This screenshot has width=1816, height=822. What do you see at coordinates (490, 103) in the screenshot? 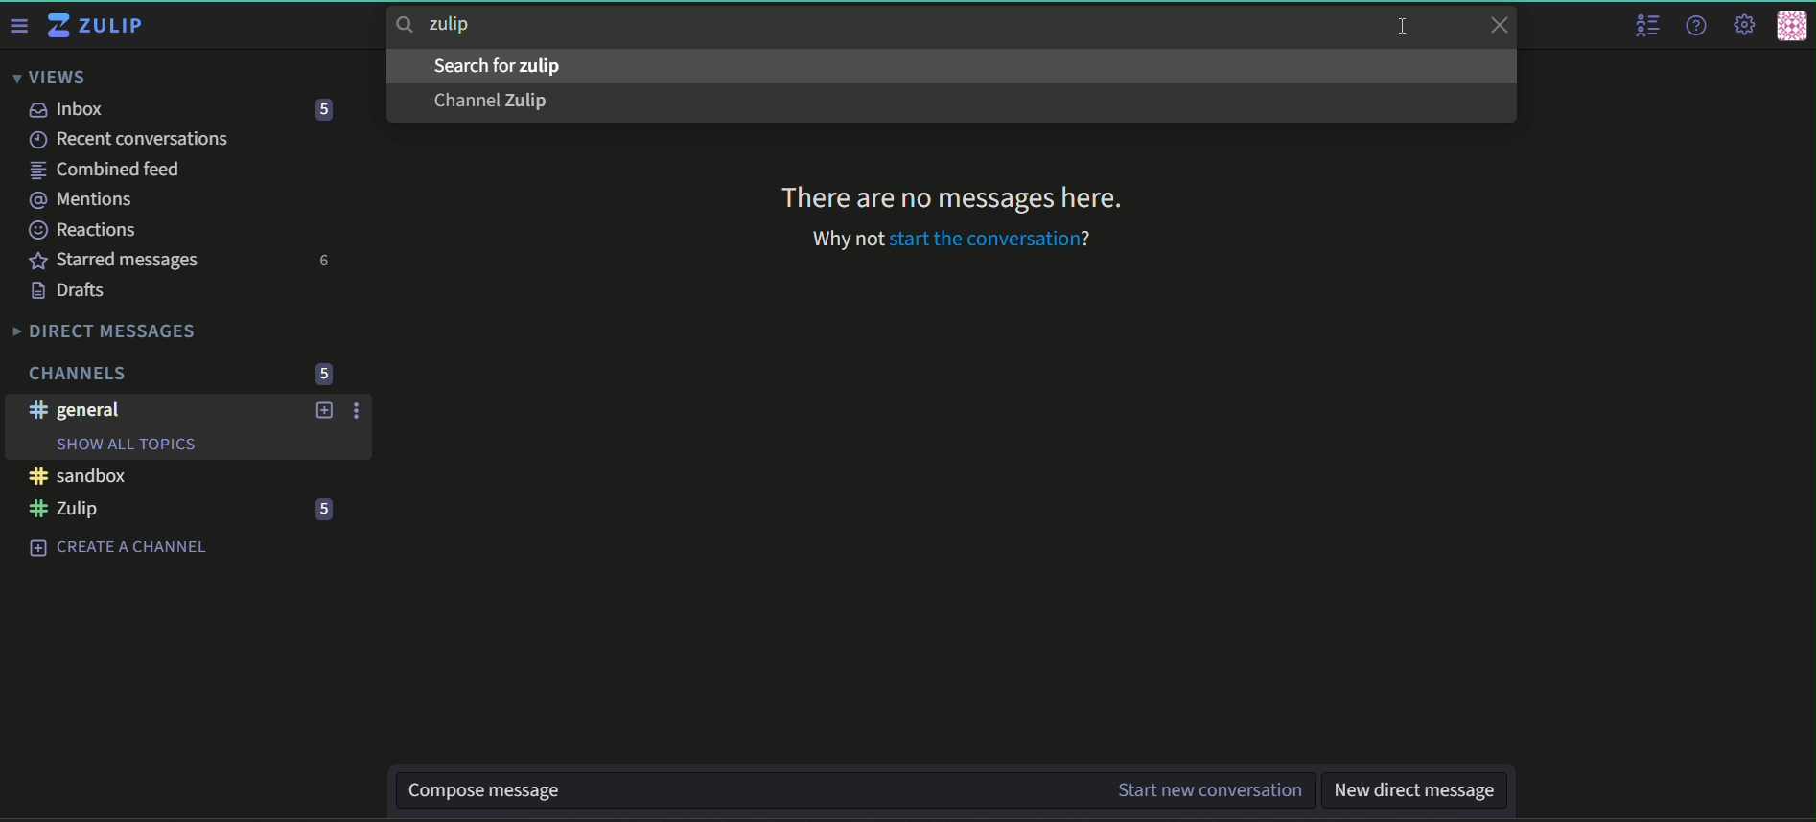
I see `text` at bounding box center [490, 103].